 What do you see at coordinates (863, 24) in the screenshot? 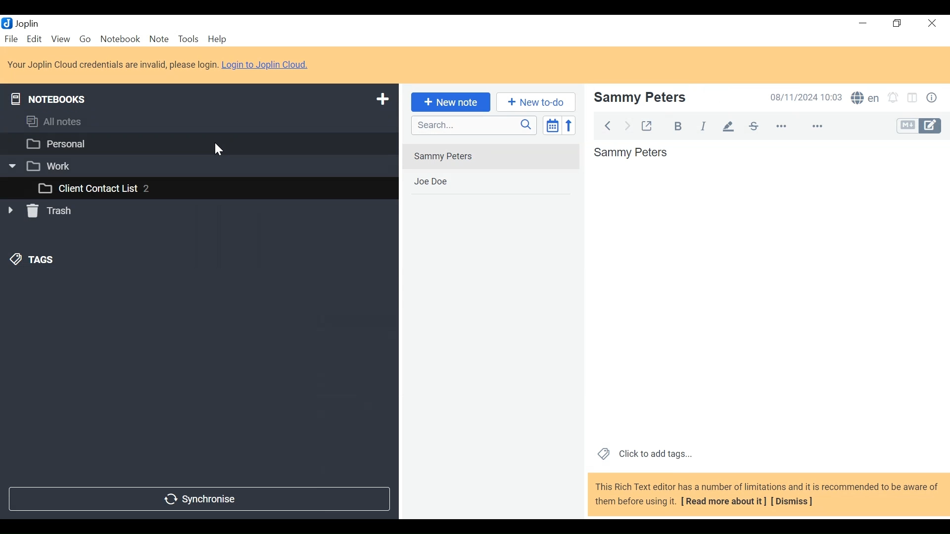
I see `minimize` at bounding box center [863, 24].